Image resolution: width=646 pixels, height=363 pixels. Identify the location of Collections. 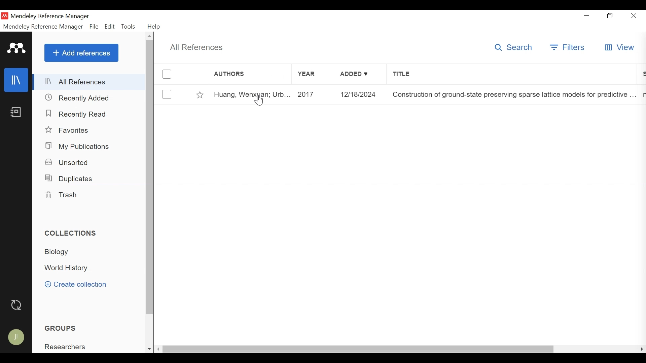
(74, 233).